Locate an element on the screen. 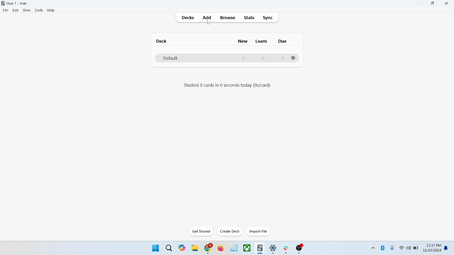  icon is located at coordinates (287, 249).